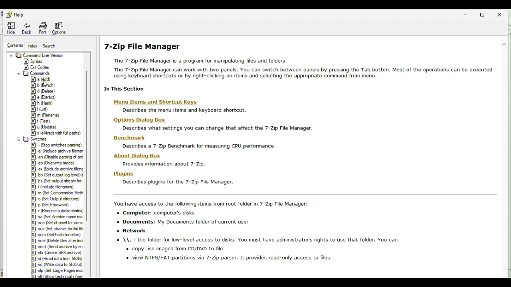  What do you see at coordinates (58, 223) in the screenshot?
I see `-acc` at bounding box center [58, 223].